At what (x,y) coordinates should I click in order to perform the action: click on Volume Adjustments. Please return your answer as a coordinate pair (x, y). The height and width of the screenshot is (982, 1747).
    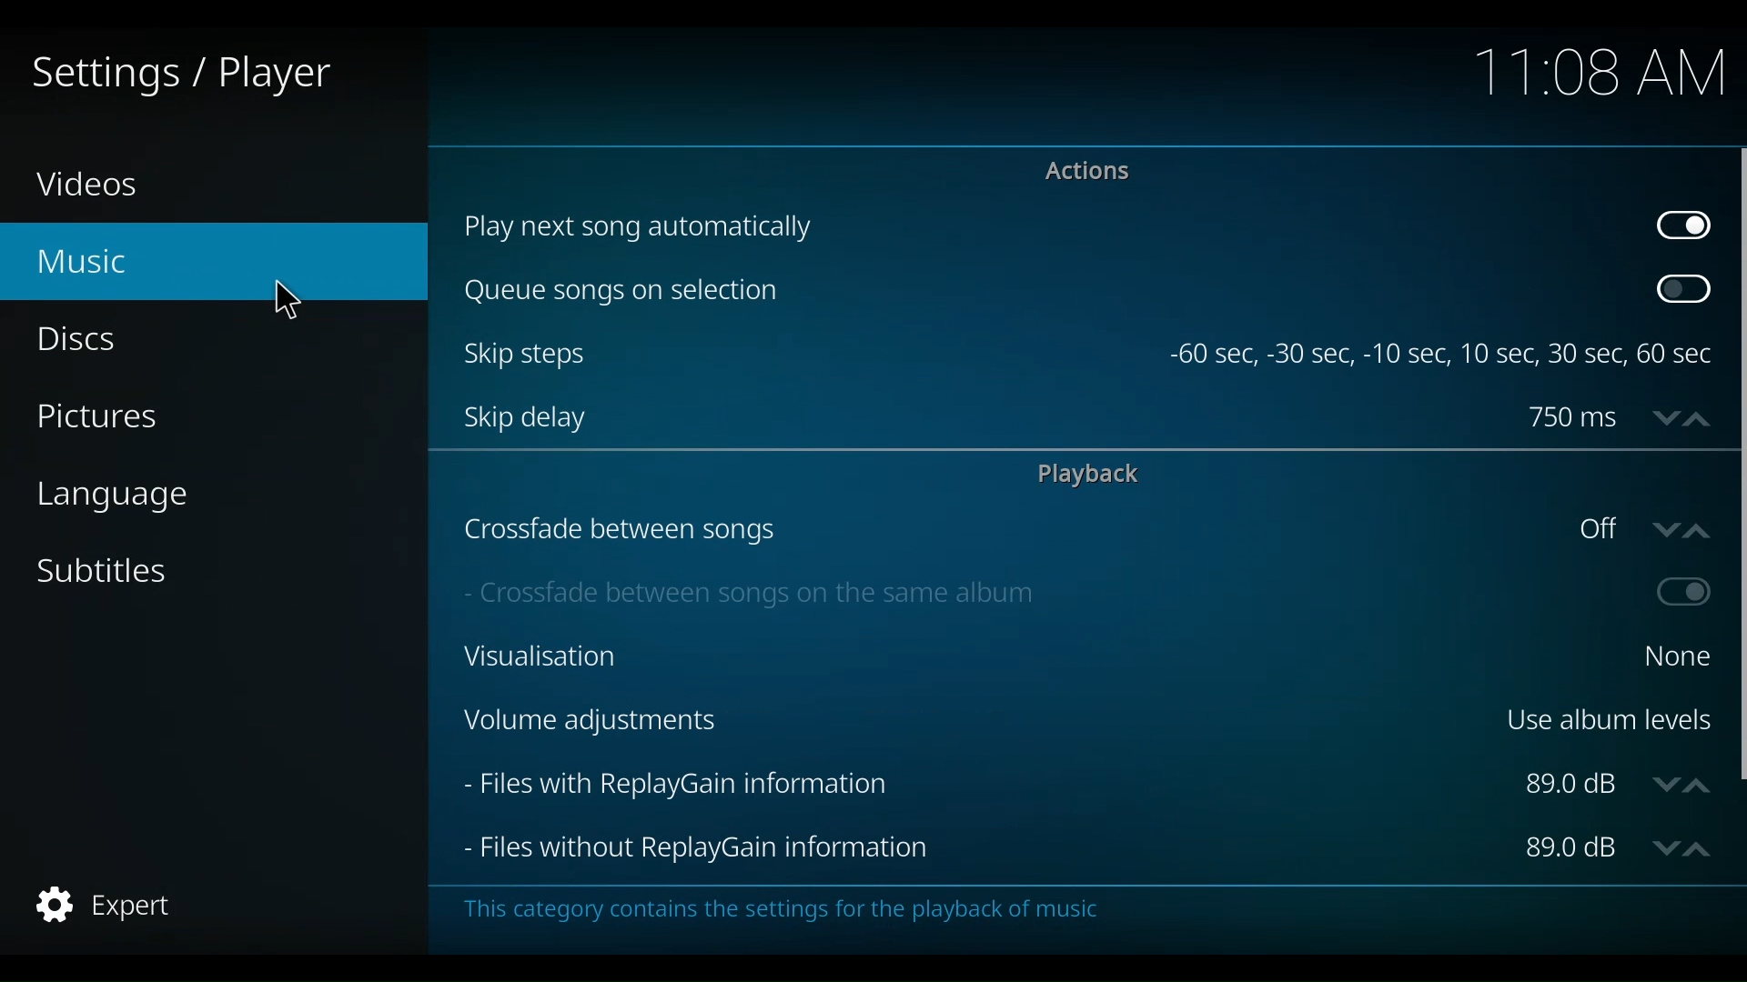
    Looking at the image, I should click on (965, 722).